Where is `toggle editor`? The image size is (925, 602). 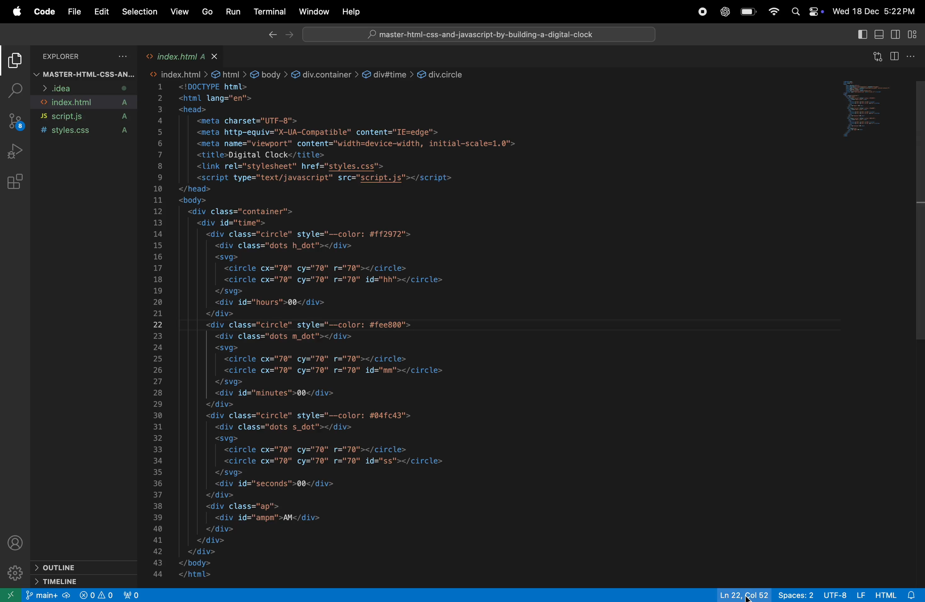
toggle editor is located at coordinates (894, 35).